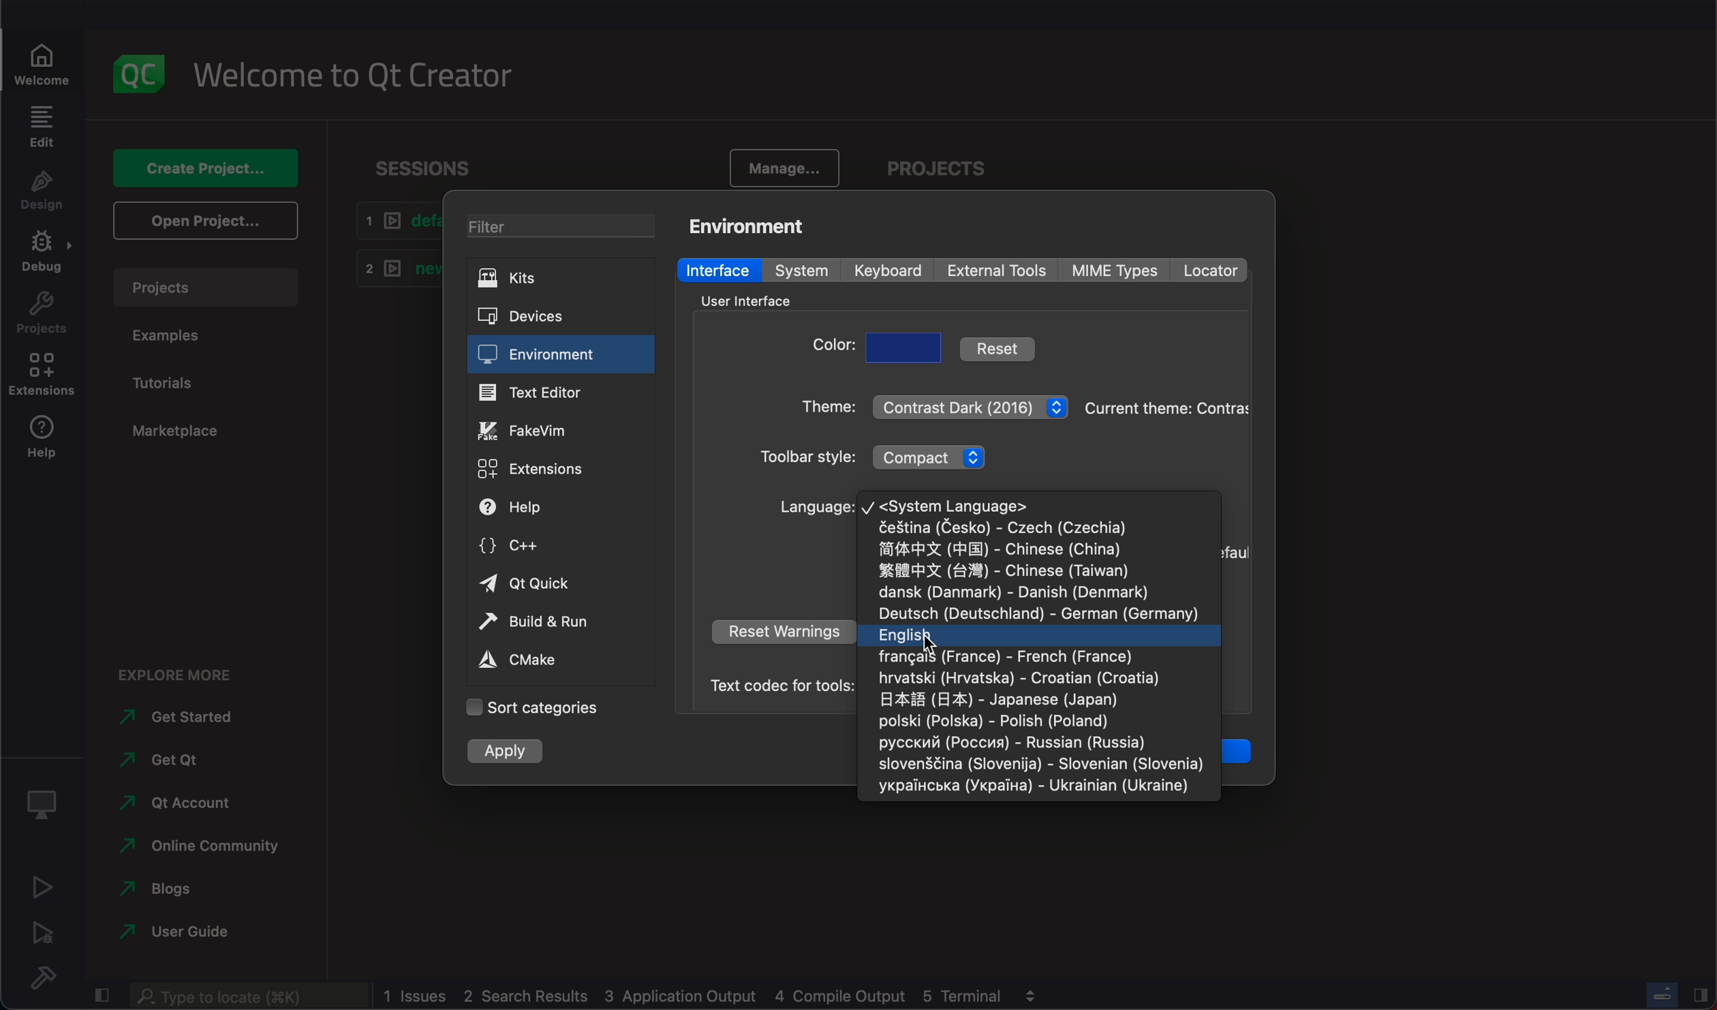 This screenshot has width=1717, height=1010. What do you see at coordinates (1023, 679) in the screenshot?
I see `croatia` at bounding box center [1023, 679].